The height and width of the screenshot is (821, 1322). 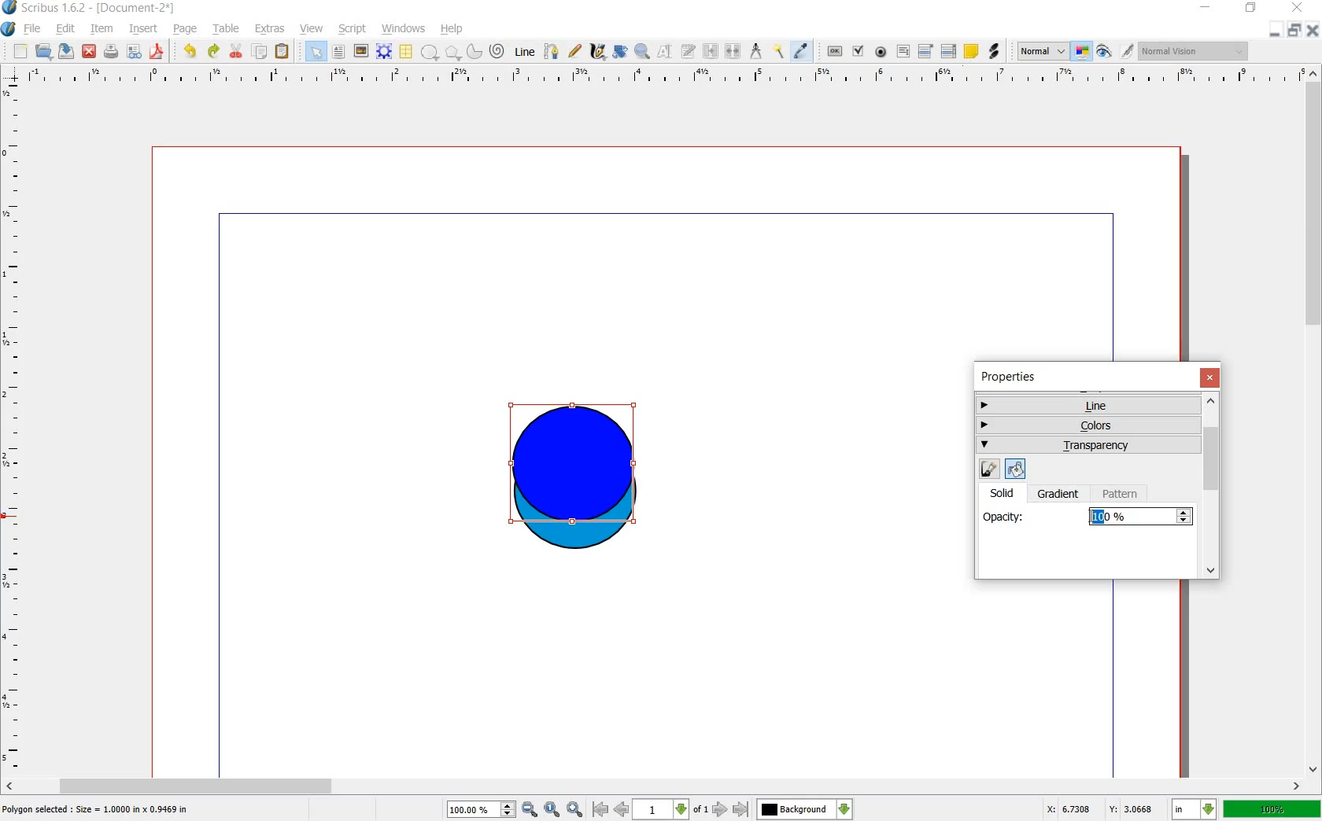 I want to click on line, so click(x=523, y=53).